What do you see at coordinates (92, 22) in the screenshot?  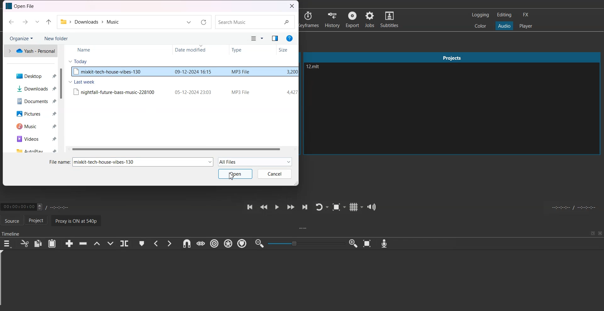 I see `File Path address` at bounding box center [92, 22].